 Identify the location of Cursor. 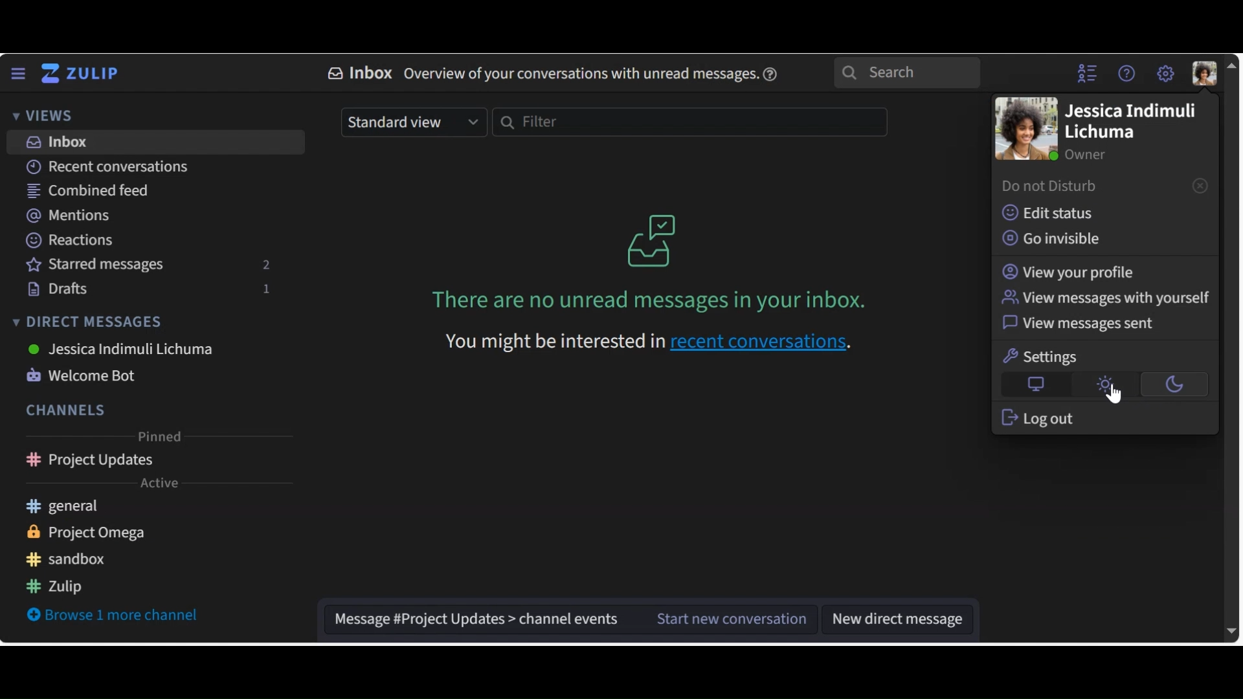
(1114, 395).